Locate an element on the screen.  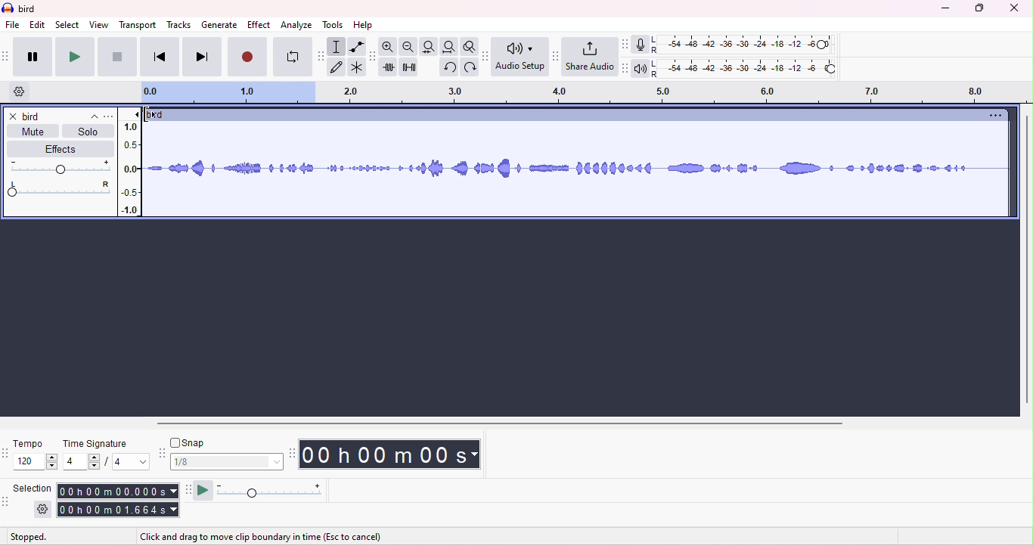
effect is located at coordinates (259, 24).